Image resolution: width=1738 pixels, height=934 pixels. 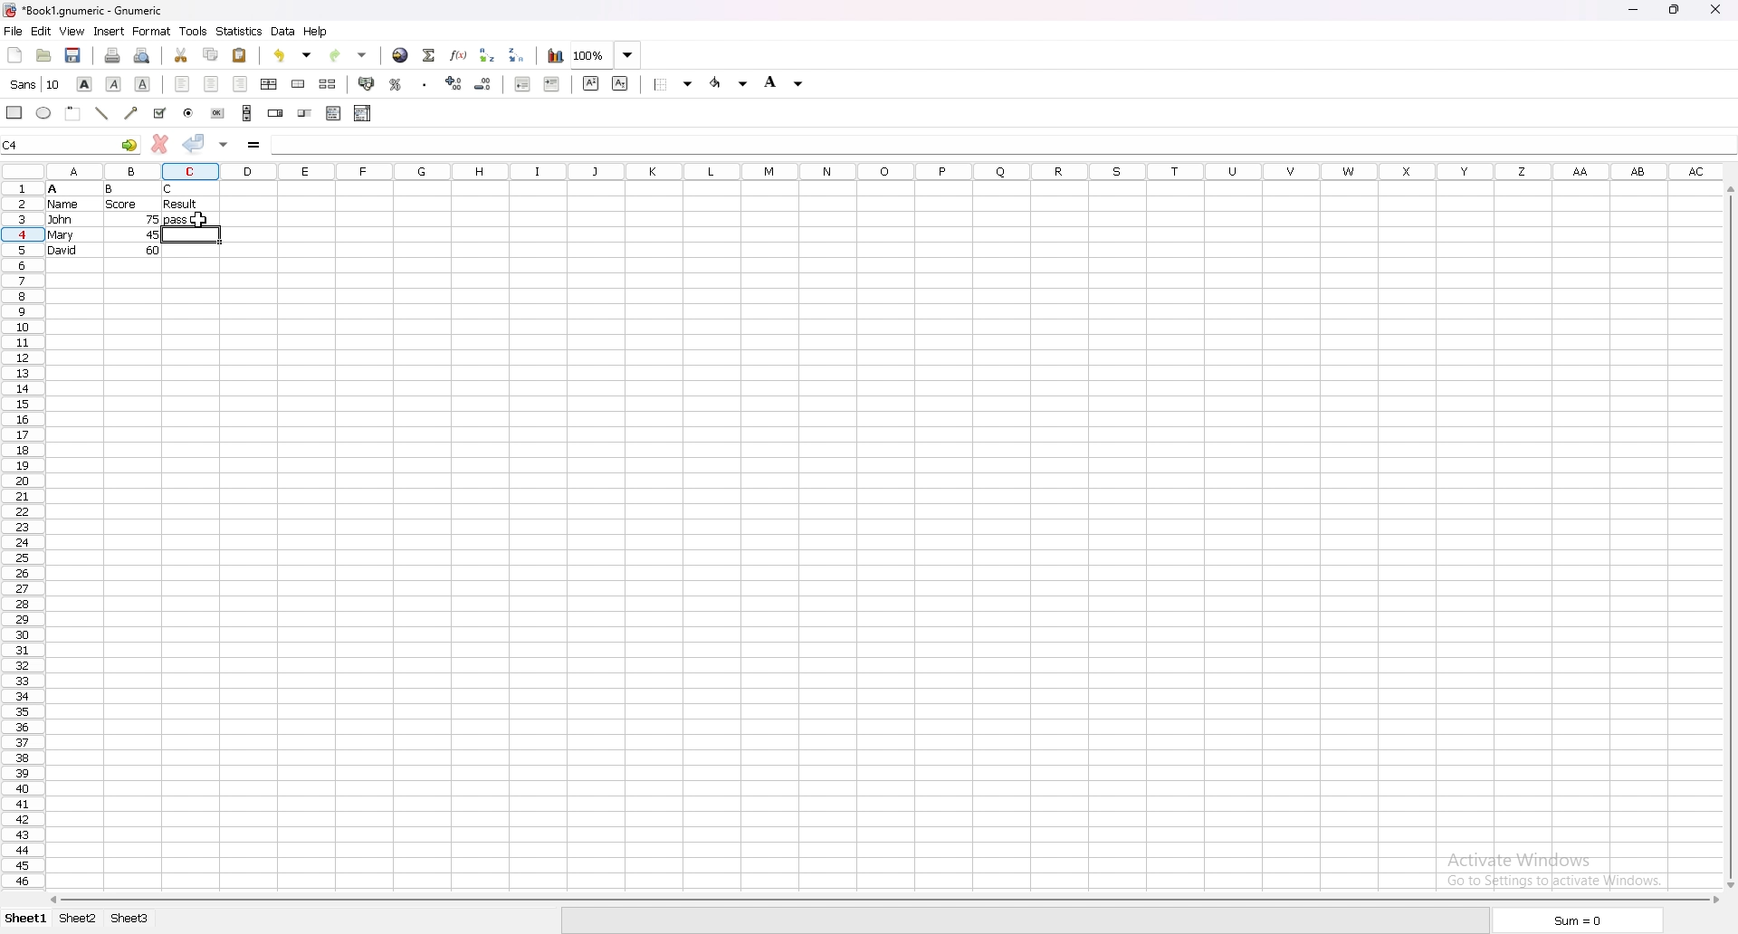 What do you see at coordinates (553, 84) in the screenshot?
I see `increase indent` at bounding box center [553, 84].